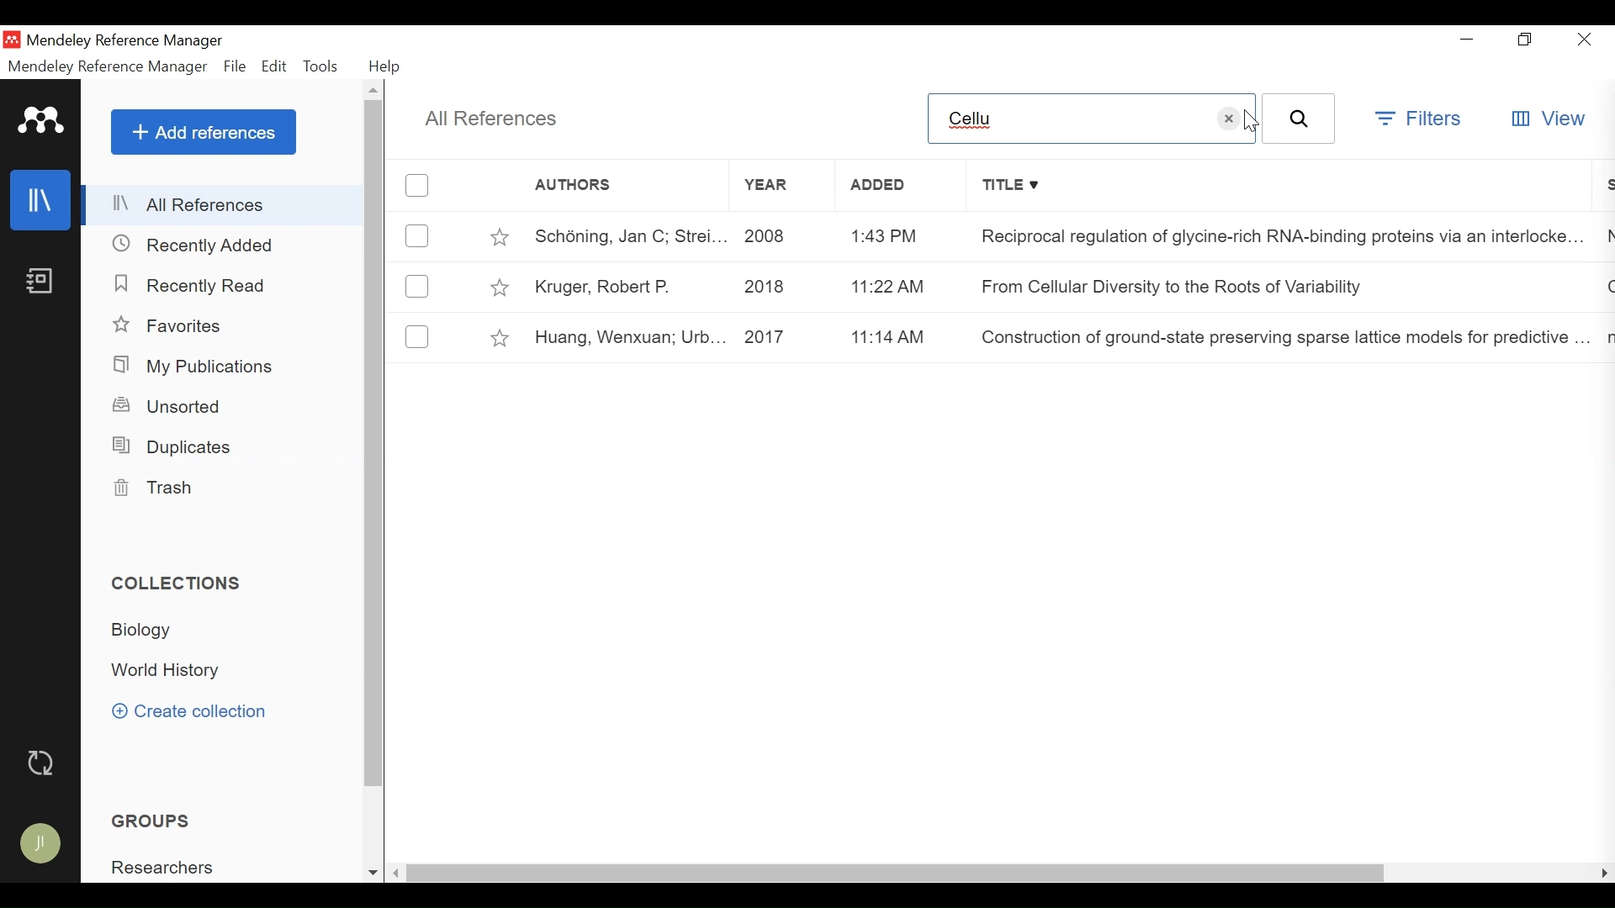 The height and width of the screenshot is (908, 1615). Describe the element at coordinates (625, 286) in the screenshot. I see `Kruger, Robert P.` at that location.